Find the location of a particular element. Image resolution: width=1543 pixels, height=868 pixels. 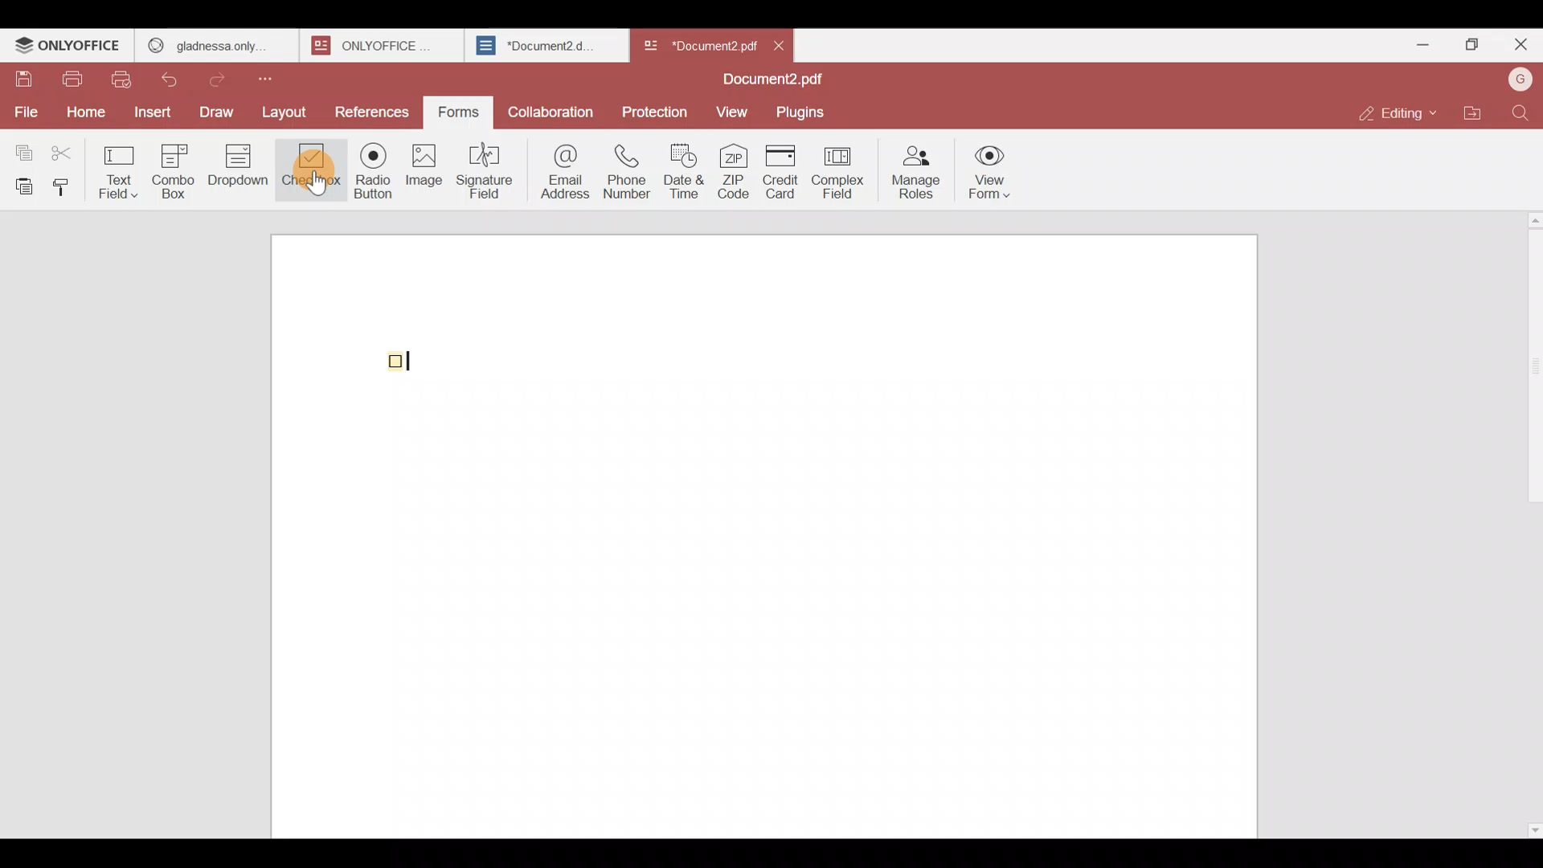

Plugins is located at coordinates (807, 113).